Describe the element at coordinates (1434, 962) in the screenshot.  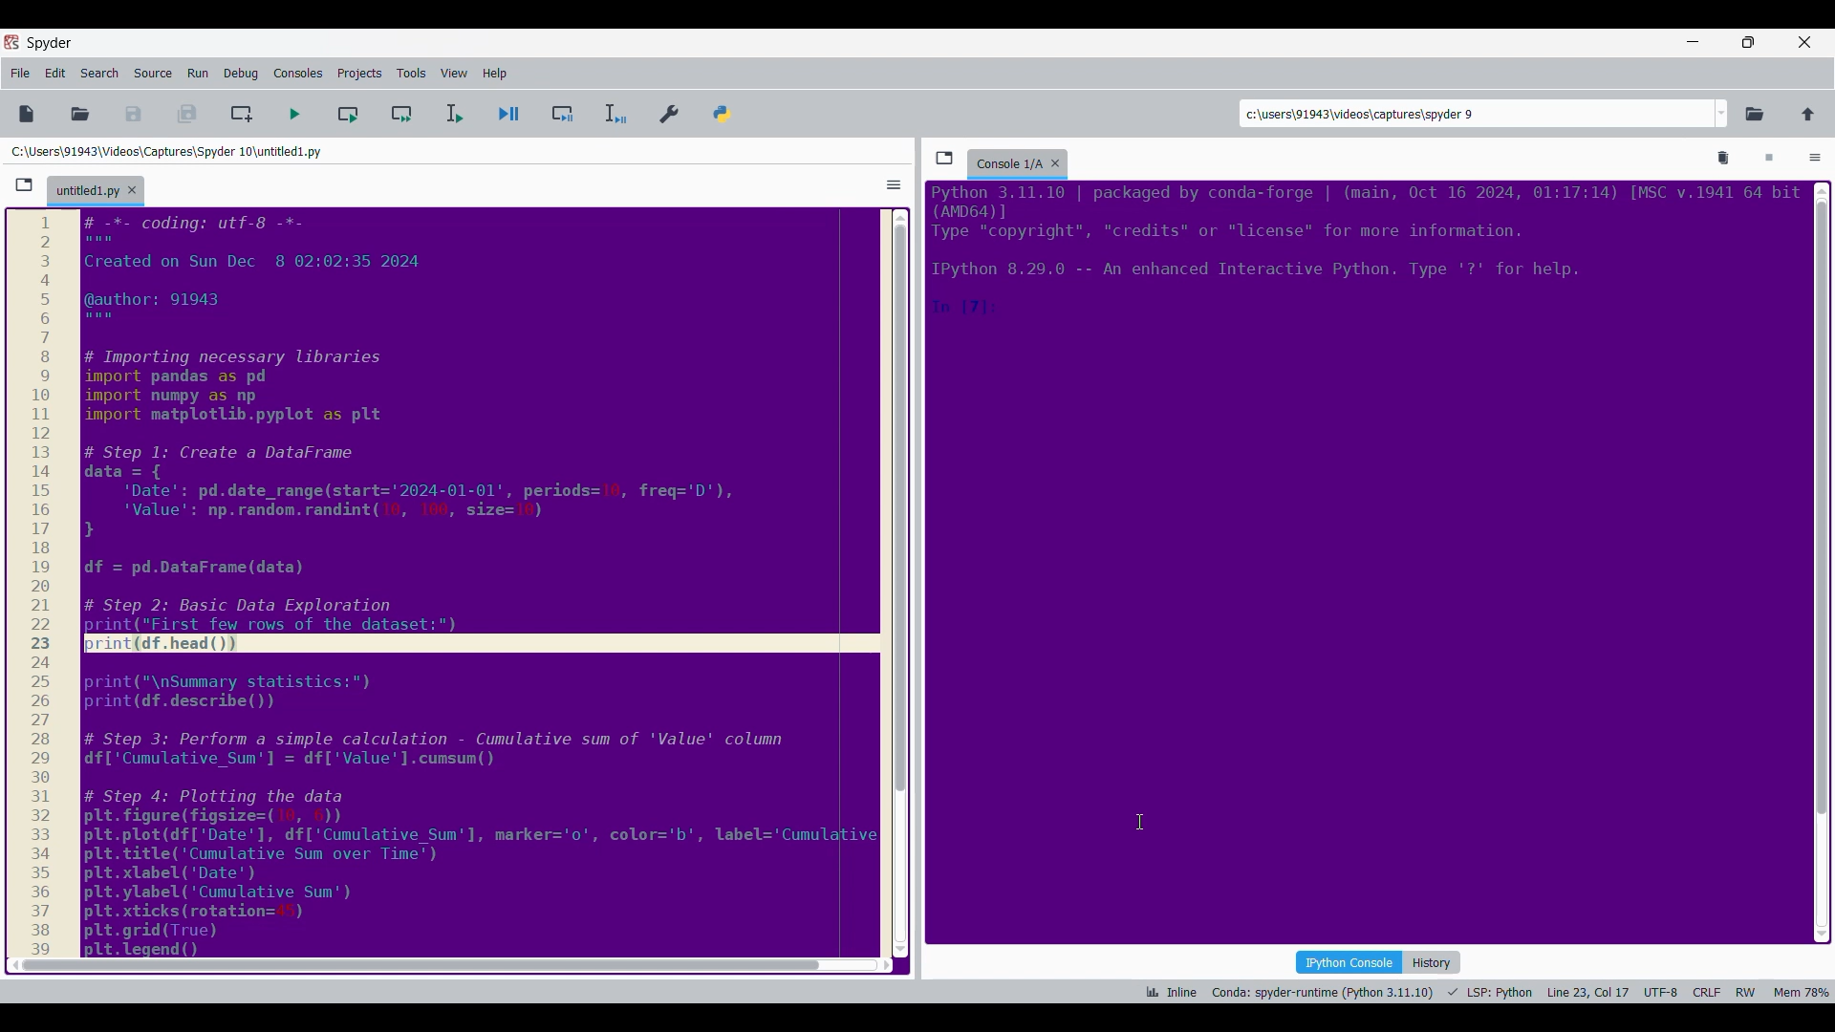
I see `History` at that location.